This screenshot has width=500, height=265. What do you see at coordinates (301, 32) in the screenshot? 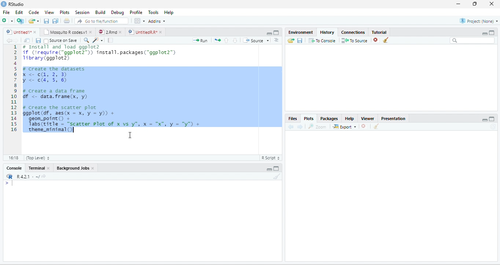
I see `Environment` at bounding box center [301, 32].